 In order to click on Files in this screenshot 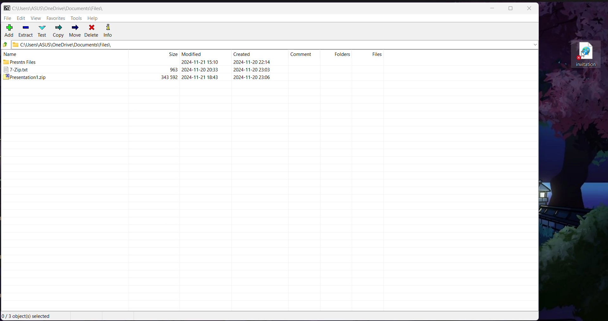, I will do `click(377, 54)`.